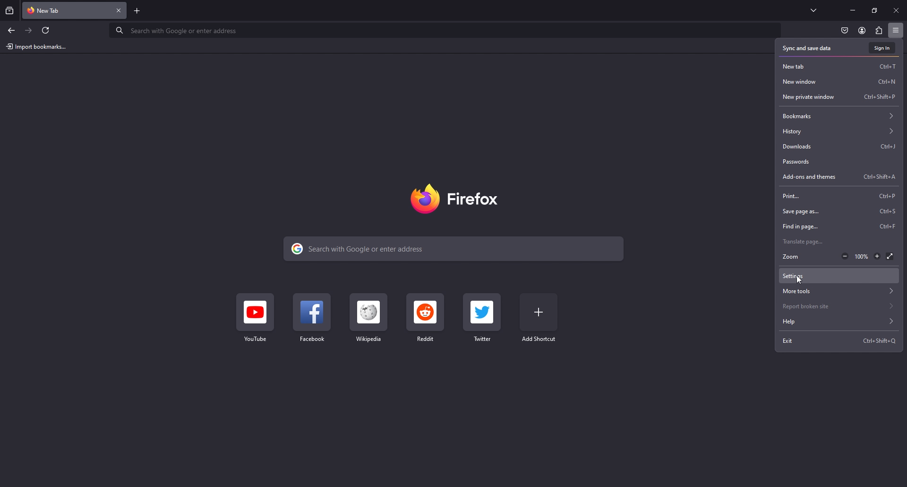 The image size is (907, 487). I want to click on firefox logo, so click(458, 198).